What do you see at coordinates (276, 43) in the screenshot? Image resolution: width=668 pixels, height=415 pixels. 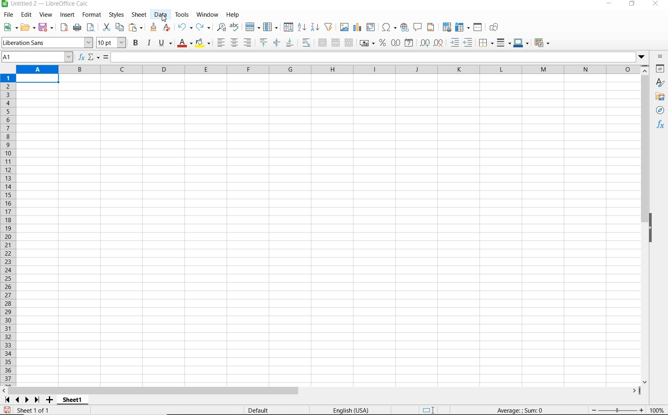 I see `center vertically` at bounding box center [276, 43].